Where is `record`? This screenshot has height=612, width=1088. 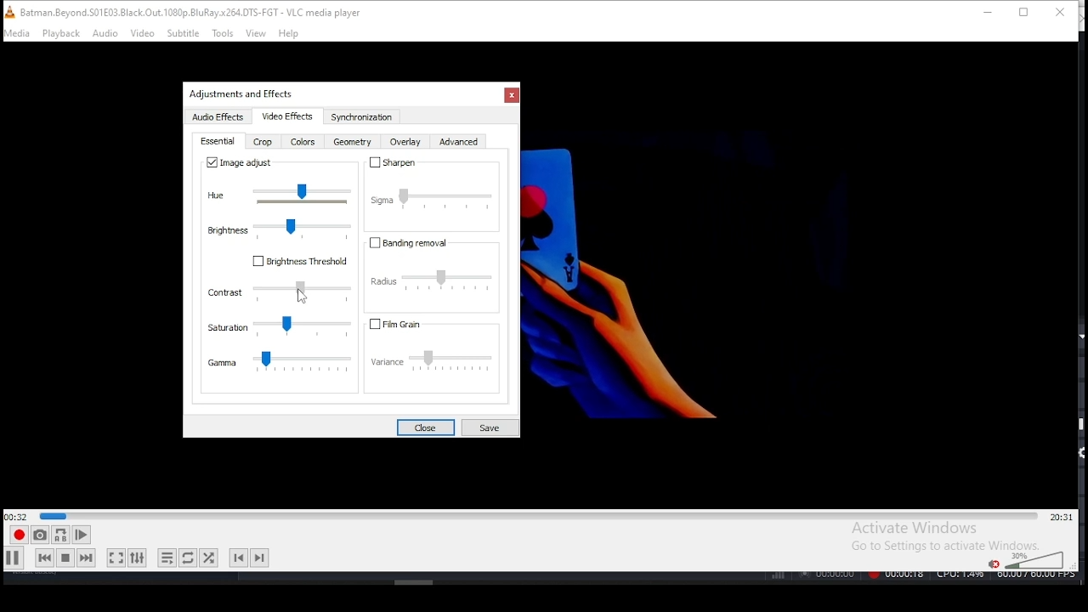
record is located at coordinates (18, 535).